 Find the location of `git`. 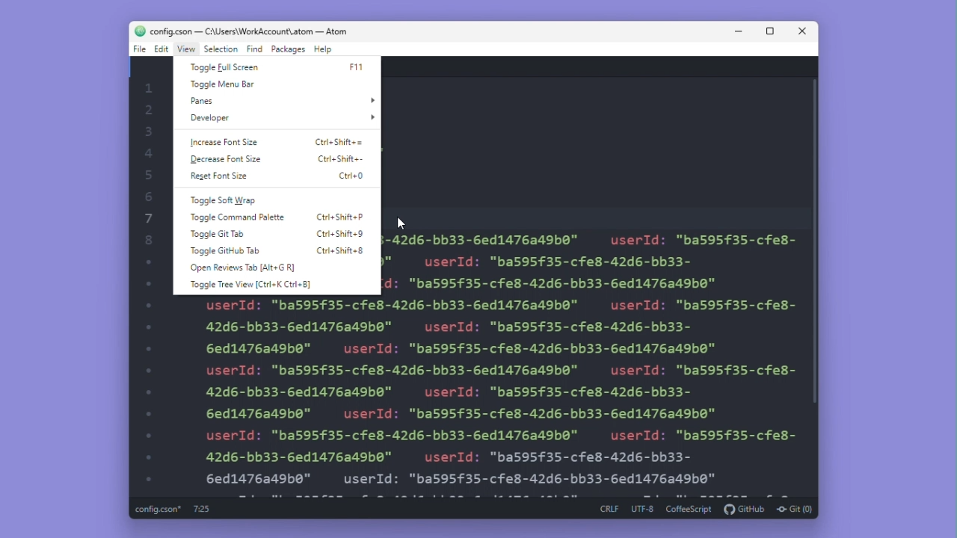

git is located at coordinates (796, 508).